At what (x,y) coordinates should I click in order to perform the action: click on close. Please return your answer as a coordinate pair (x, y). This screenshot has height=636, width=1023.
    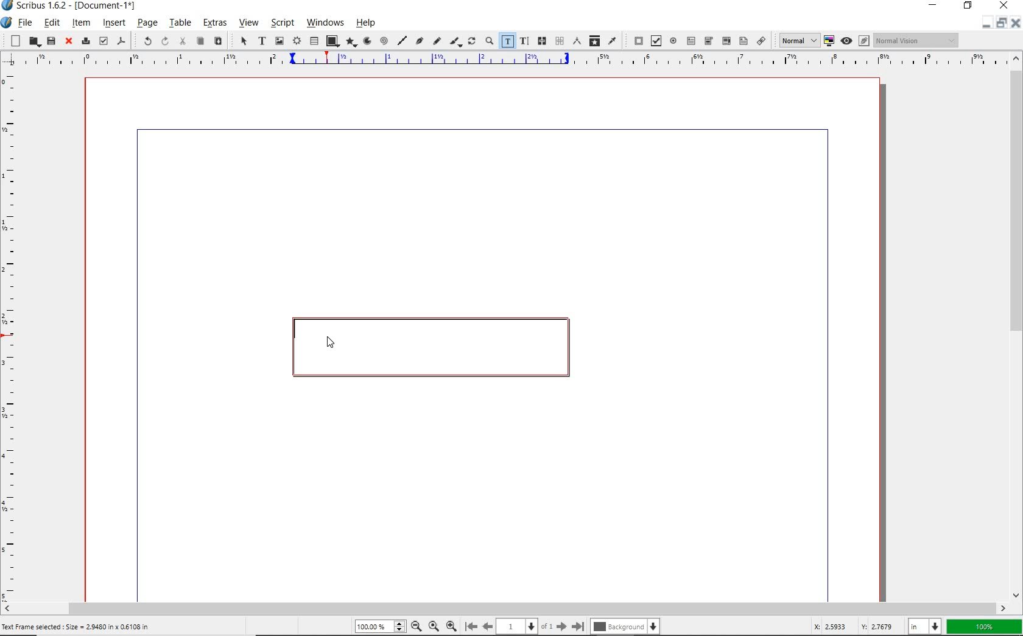
    Looking at the image, I should click on (67, 41).